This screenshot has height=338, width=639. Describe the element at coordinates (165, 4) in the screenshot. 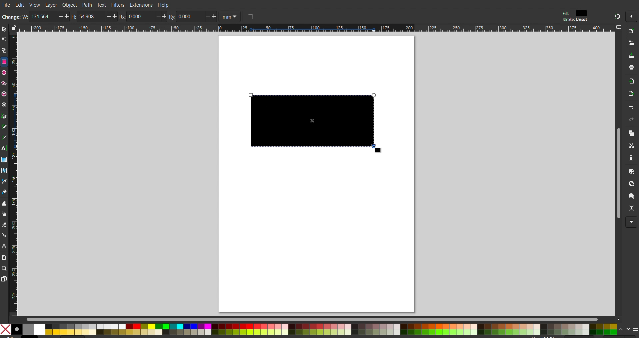

I see `Help` at that location.